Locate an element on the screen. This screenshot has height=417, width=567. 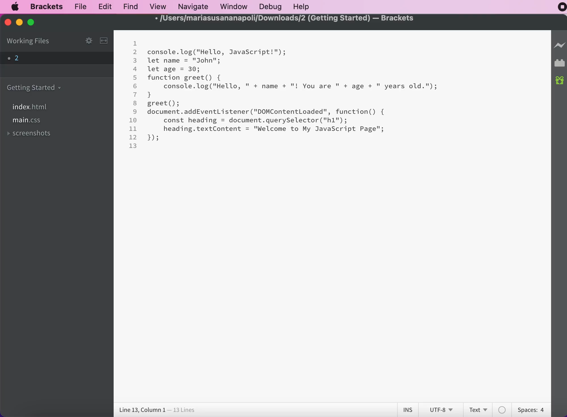
4 is located at coordinates (135, 69).